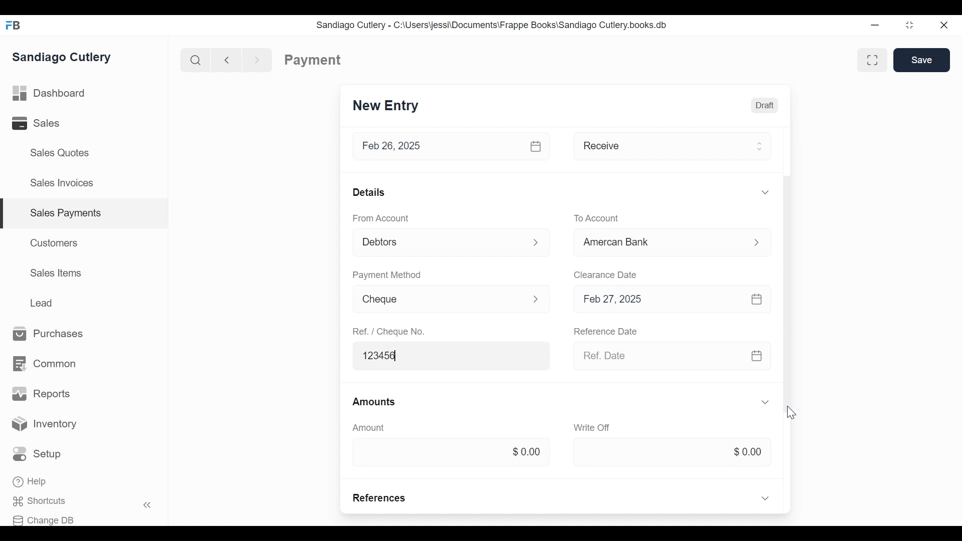 The width and height of the screenshot is (962, 541). Describe the element at coordinates (193, 60) in the screenshot. I see `Search` at that location.